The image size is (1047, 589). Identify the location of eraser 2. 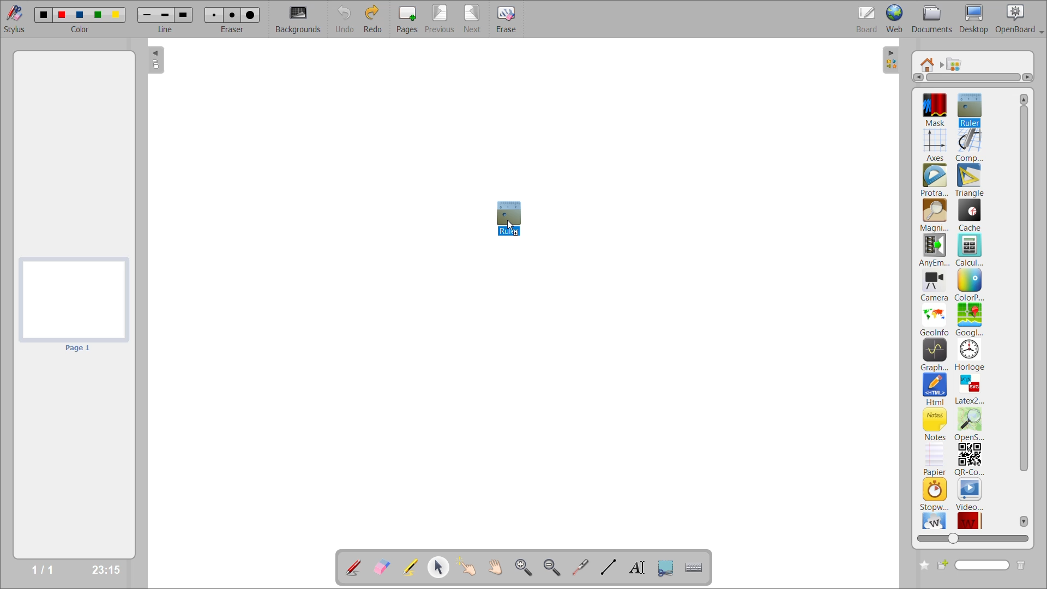
(232, 15).